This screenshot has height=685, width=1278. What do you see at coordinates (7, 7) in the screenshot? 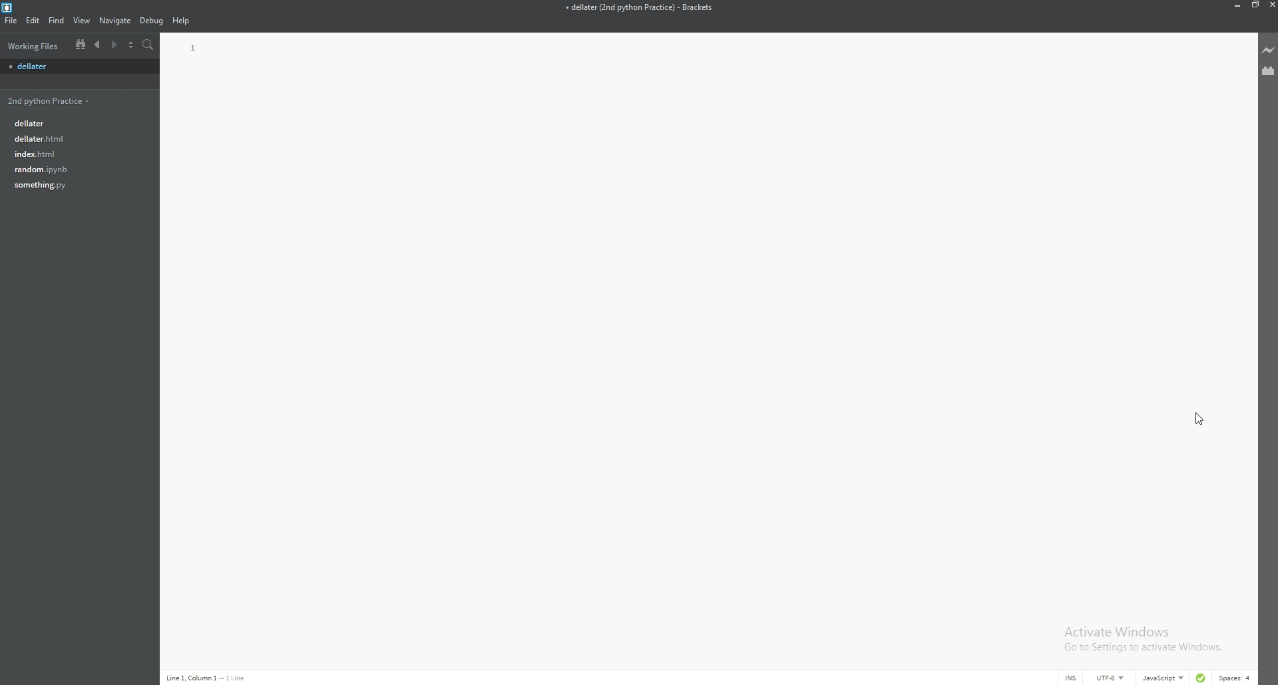
I see `brackets` at bounding box center [7, 7].